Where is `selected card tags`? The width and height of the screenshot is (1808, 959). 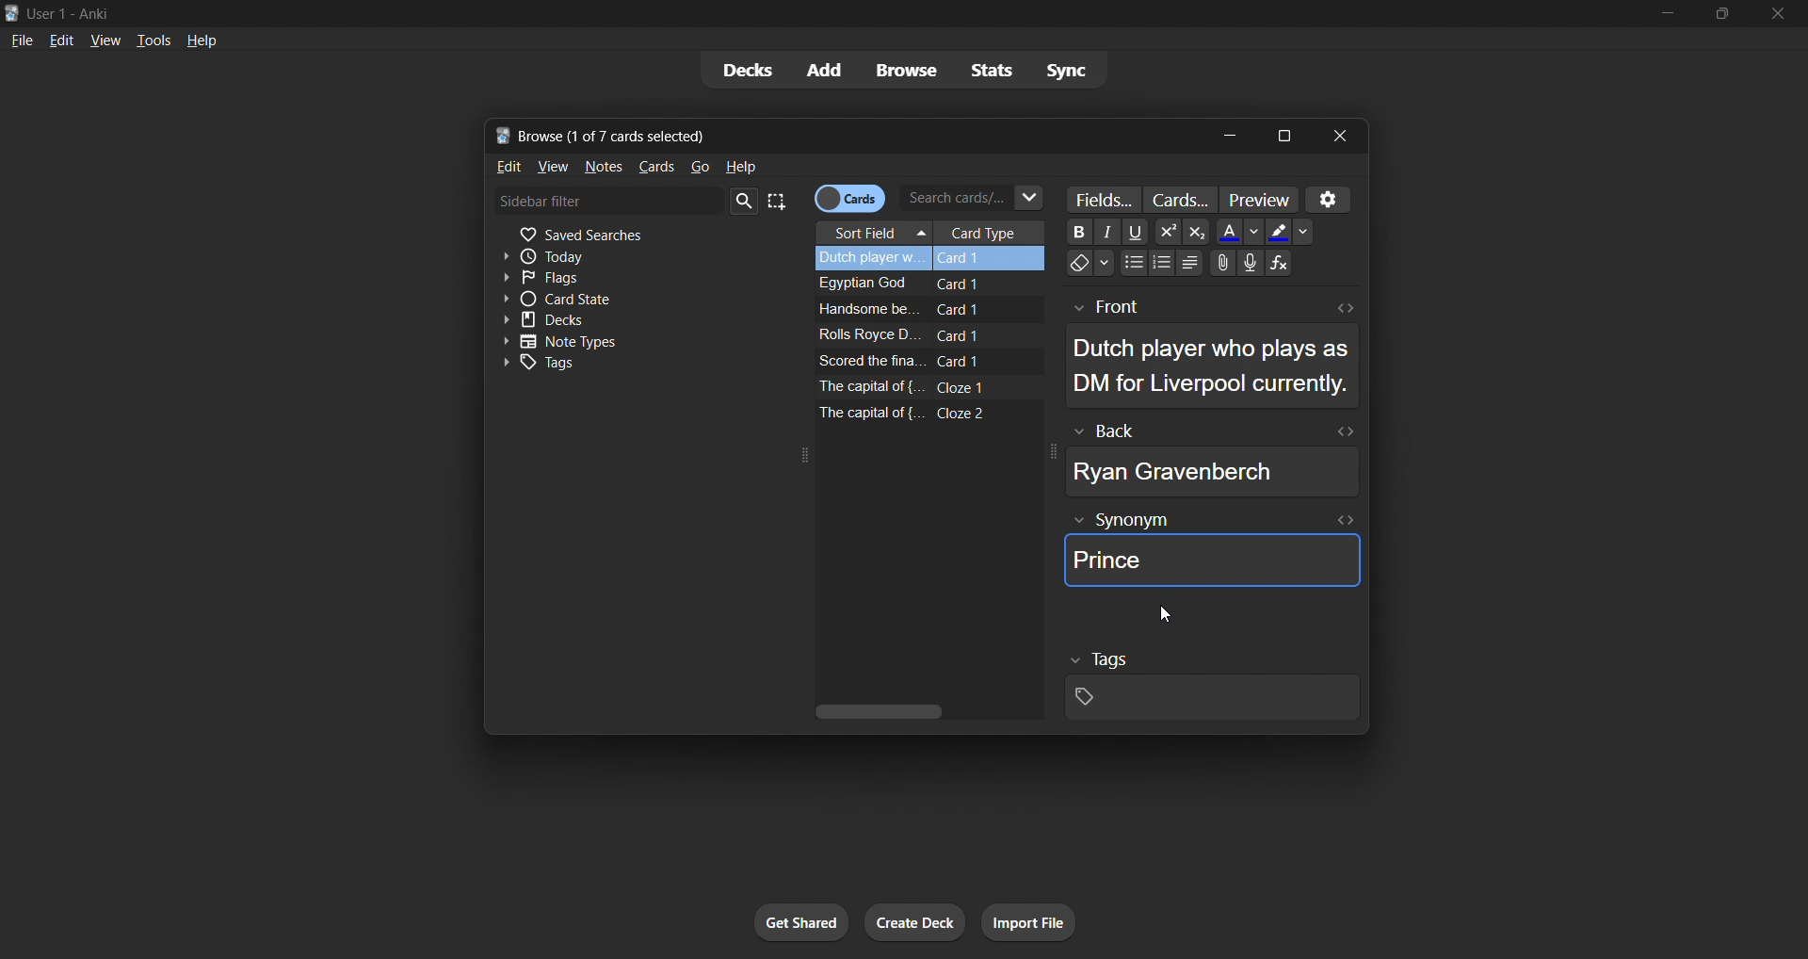
selected card tags is located at coordinates (1218, 691).